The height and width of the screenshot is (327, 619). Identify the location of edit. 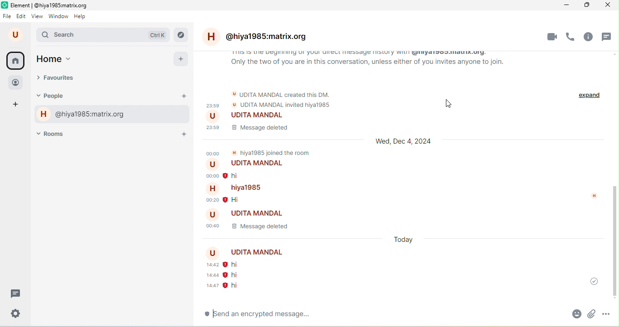
(22, 17).